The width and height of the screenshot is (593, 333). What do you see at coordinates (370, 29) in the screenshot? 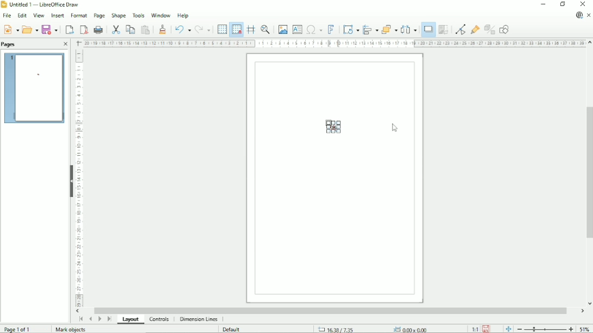
I see `Align objects` at bounding box center [370, 29].